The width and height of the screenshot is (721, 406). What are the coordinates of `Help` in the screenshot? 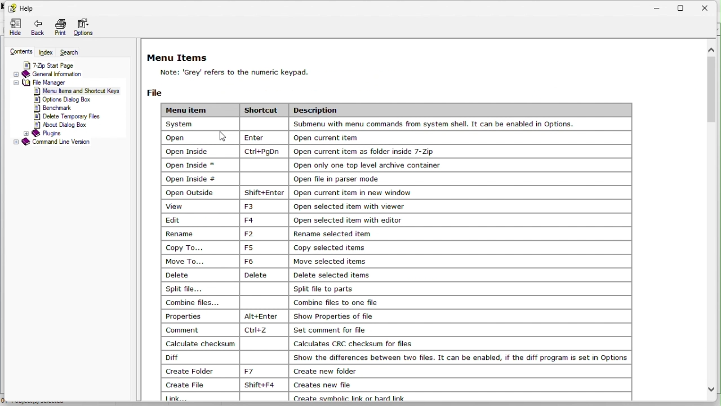 It's located at (22, 8).